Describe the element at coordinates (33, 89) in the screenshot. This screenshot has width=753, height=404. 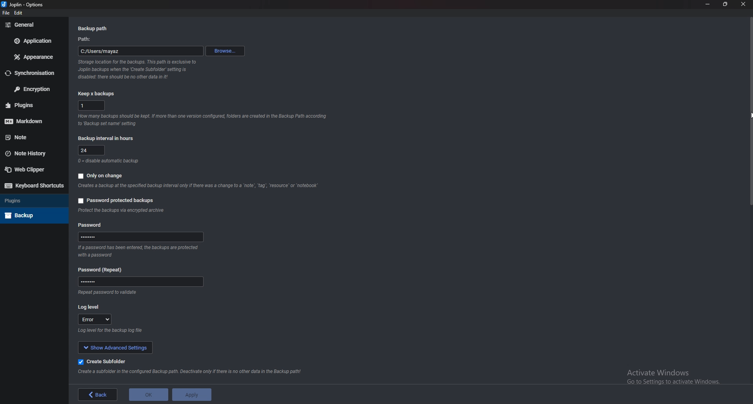
I see `Encryption` at that location.